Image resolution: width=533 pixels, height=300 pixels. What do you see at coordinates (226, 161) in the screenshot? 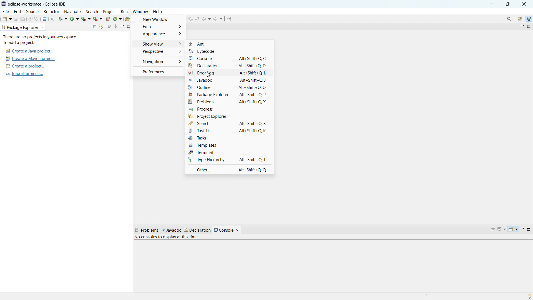
I see `Type Hierachy  Alt+Shift+Q, T` at bounding box center [226, 161].